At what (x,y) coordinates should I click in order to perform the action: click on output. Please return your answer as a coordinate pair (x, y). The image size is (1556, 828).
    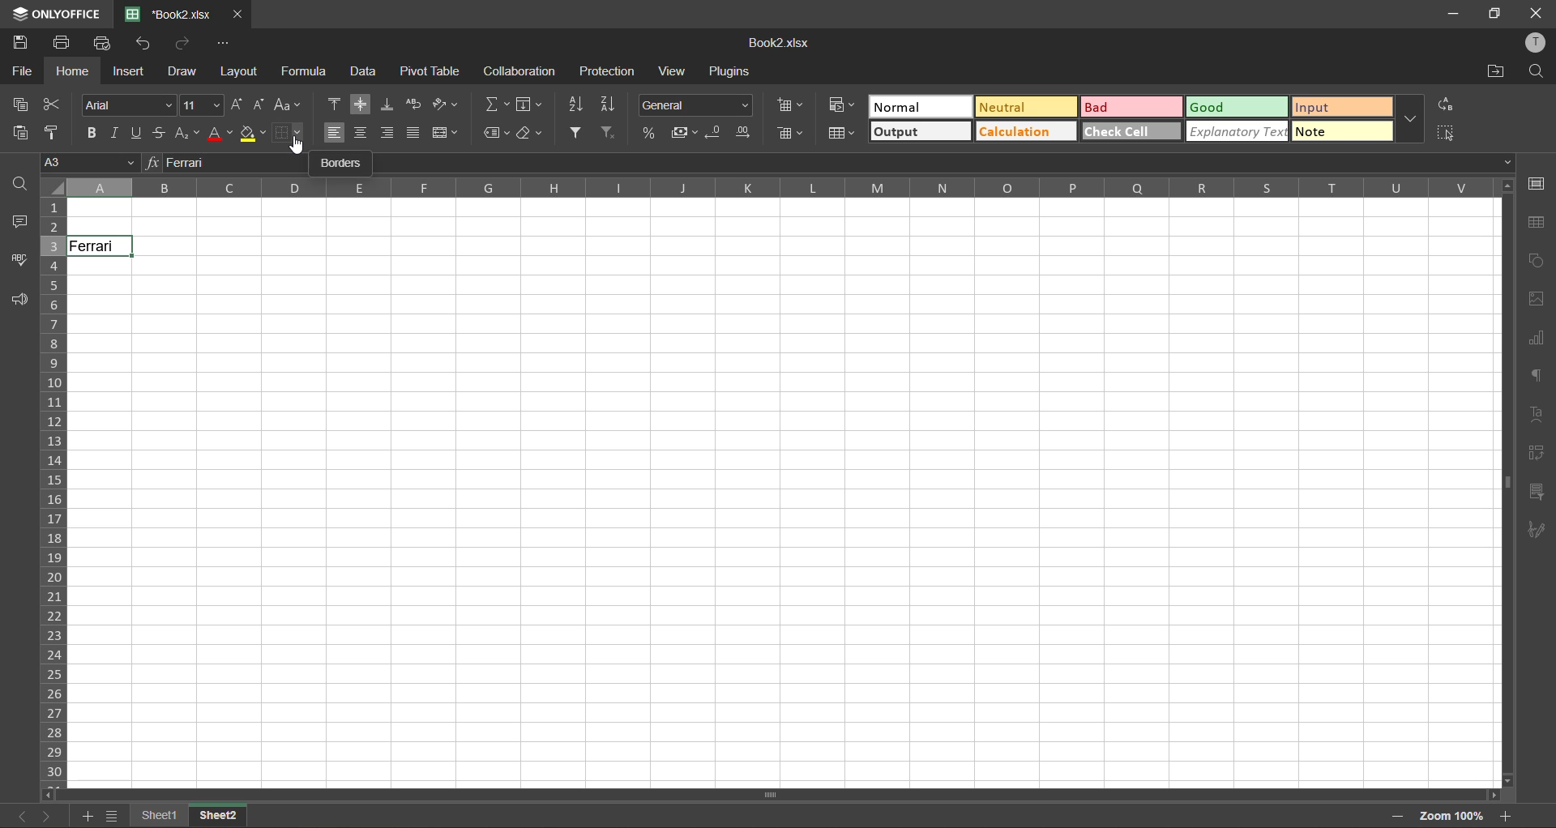
    Looking at the image, I should click on (923, 133).